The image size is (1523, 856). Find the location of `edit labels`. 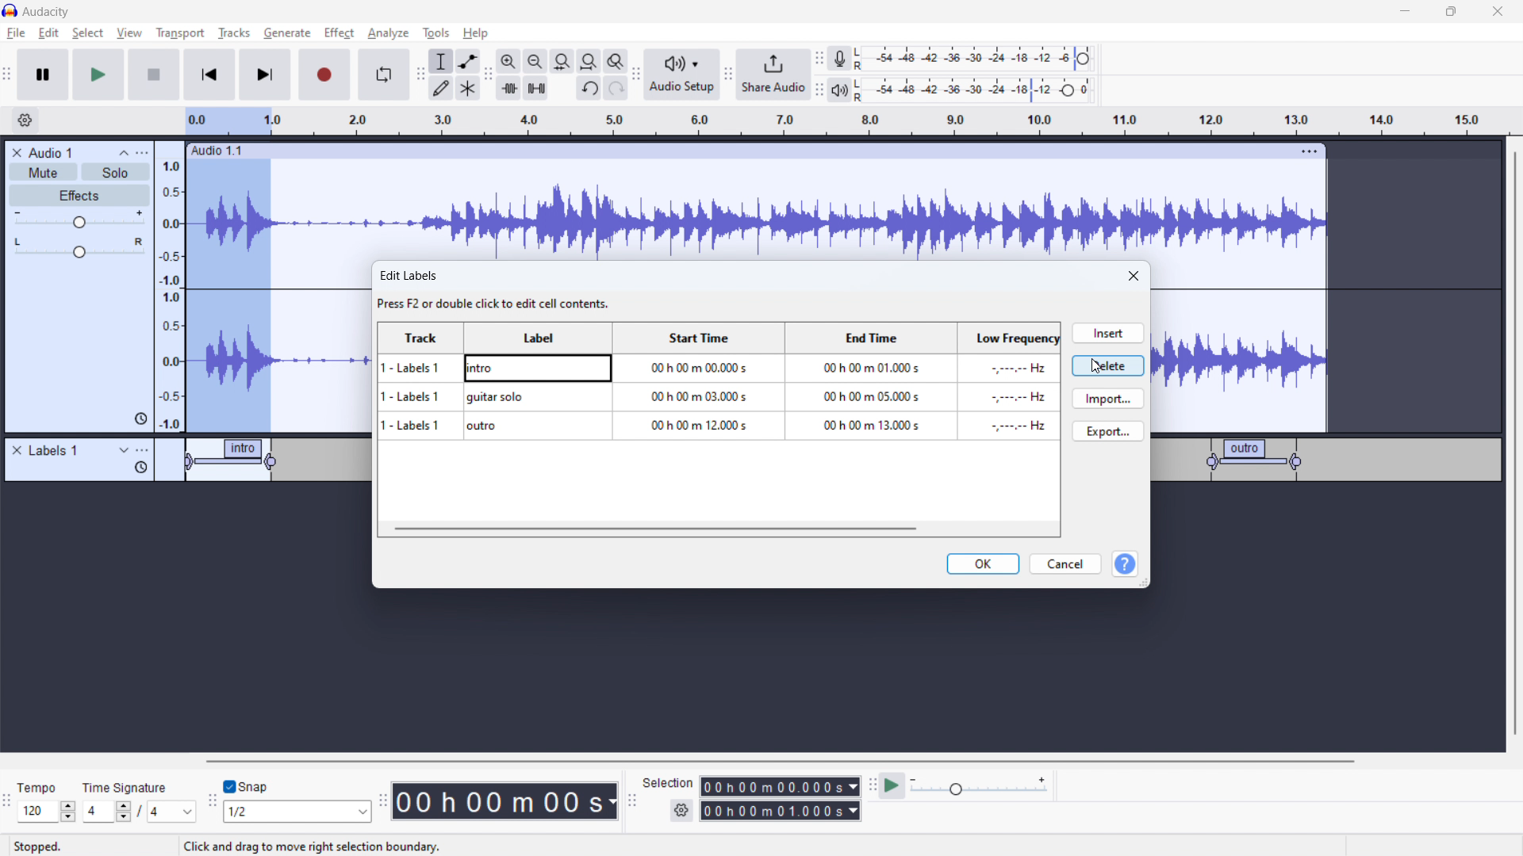

edit labels is located at coordinates (497, 291).